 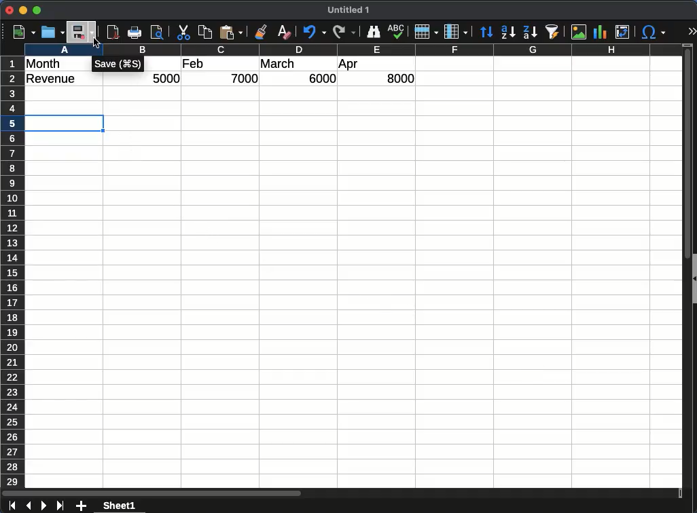 I want to click on collapse, so click(x=693, y=277).